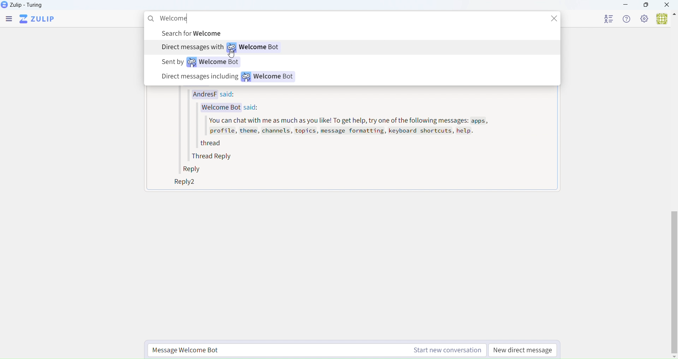  I want to click on Help, so click(629, 19).